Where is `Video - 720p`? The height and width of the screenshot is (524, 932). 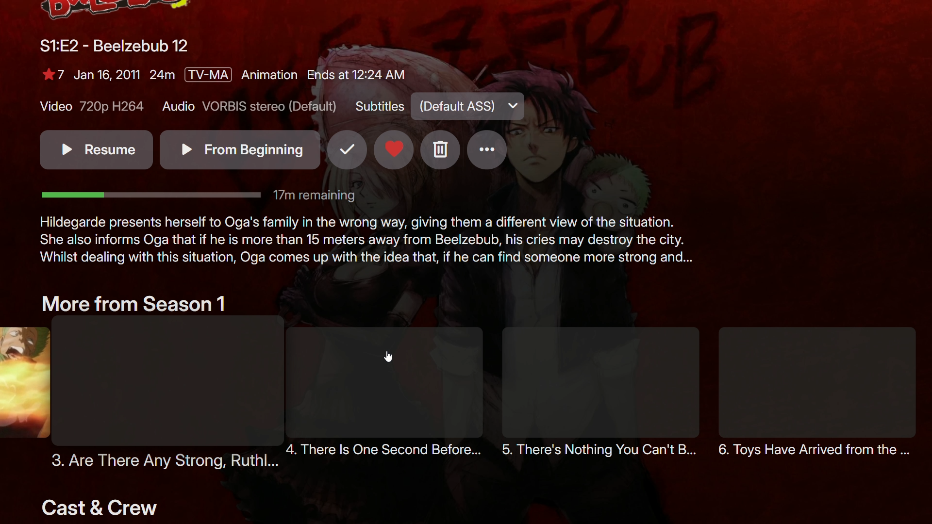 Video - 720p is located at coordinates (90, 107).